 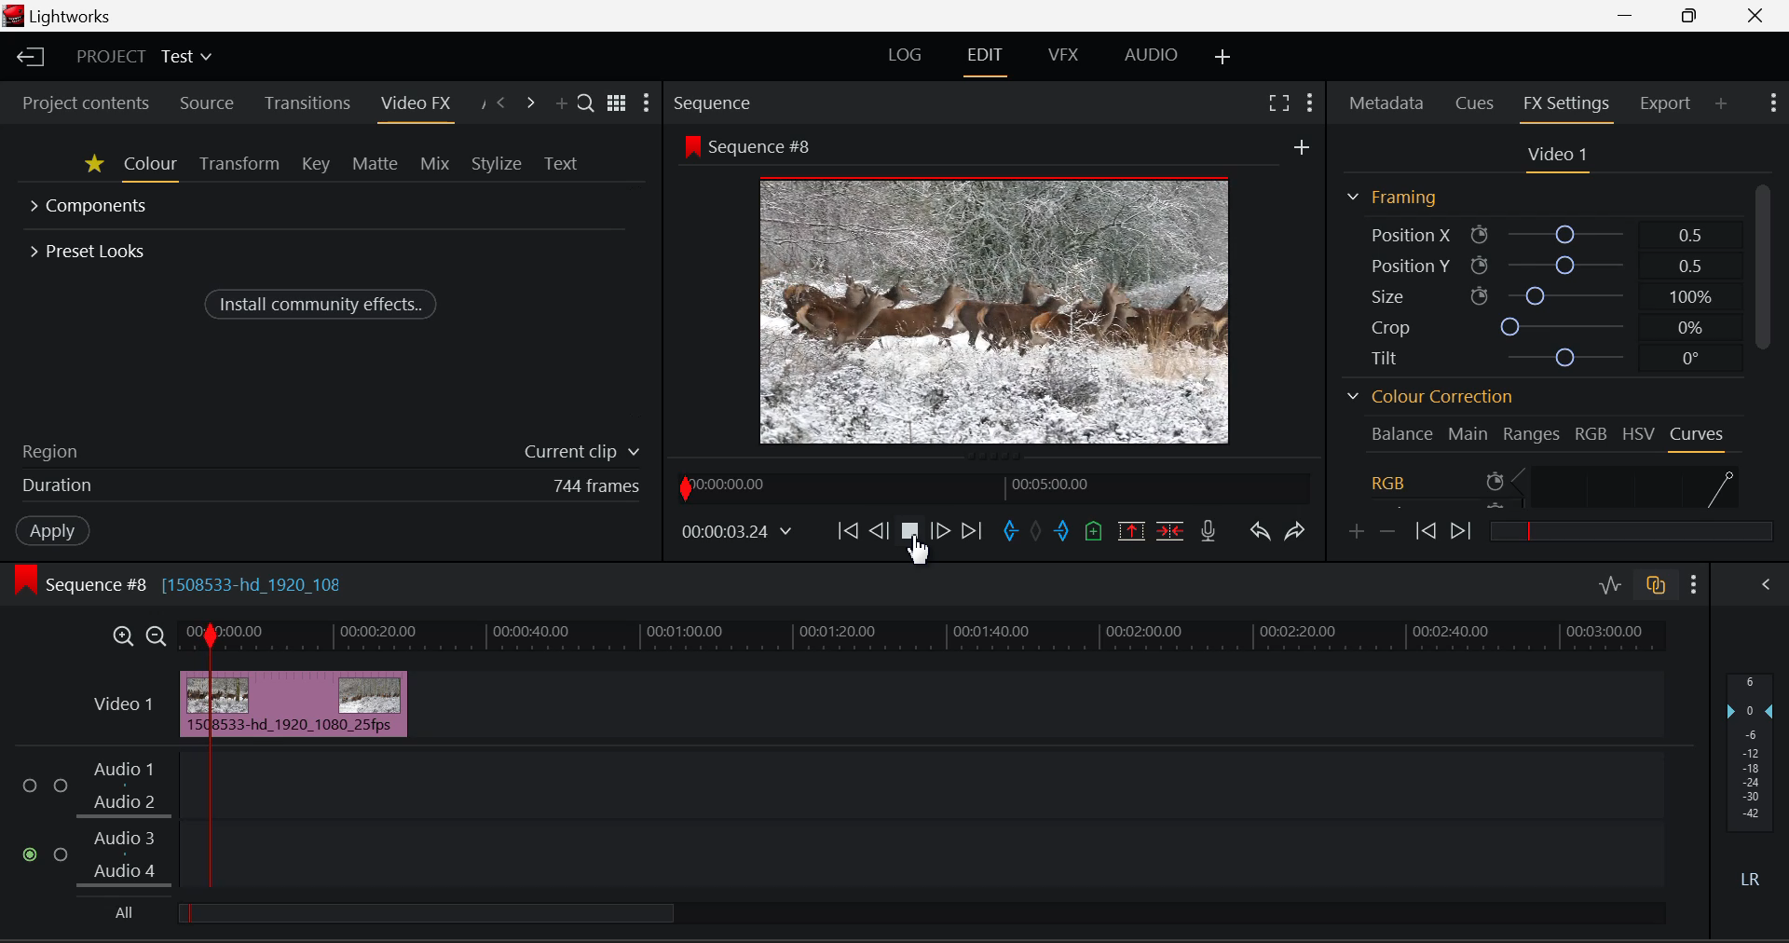 I want to click on Screen Altered, so click(x=995, y=309).